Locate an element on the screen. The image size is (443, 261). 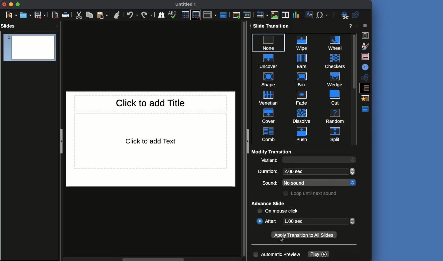
wheel is located at coordinates (333, 42).